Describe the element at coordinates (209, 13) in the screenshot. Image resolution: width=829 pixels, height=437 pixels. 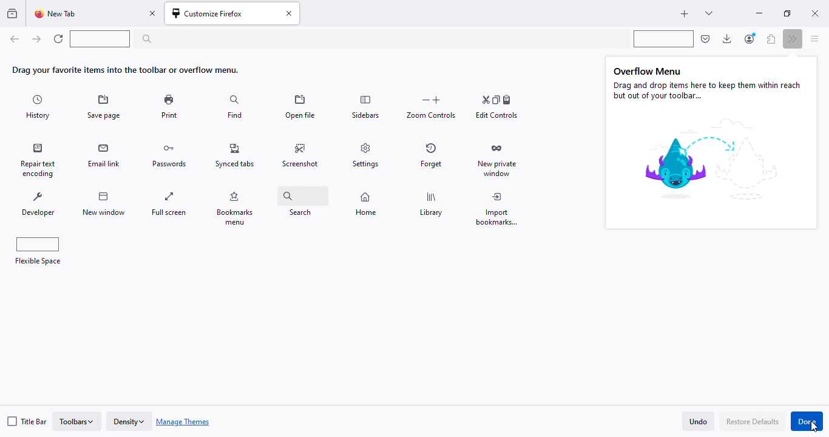
I see `customize firefox` at that location.